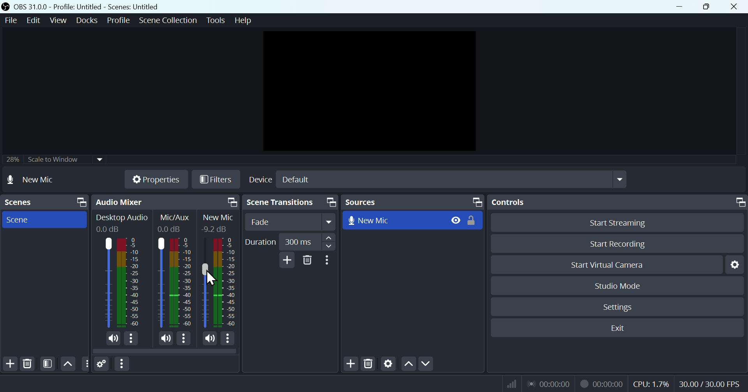 The width and height of the screenshot is (748, 392). What do you see at coordinates (216, 181) in the screenshot?
I see `Filtres` at bounding box center [216, 181].